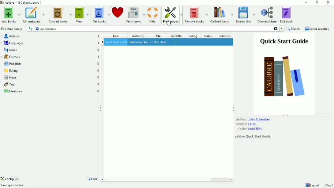  I want to click on Resize, so click(234, 109).